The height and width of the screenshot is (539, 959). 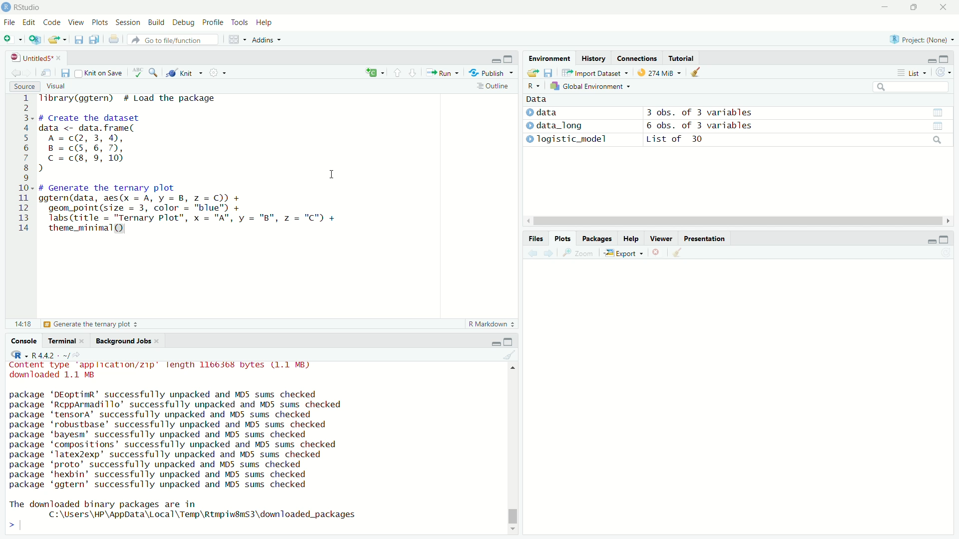 I want to click on Knit, so click(x=185, y=73).